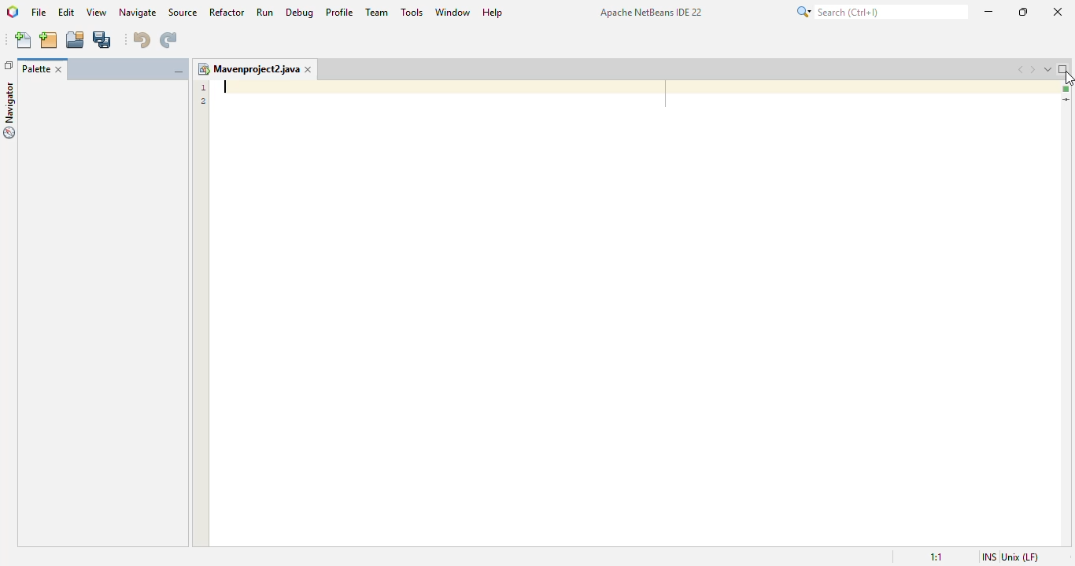  Describe the element at coordinates (169, 40) in the screenshot. I see `redo` at that location.